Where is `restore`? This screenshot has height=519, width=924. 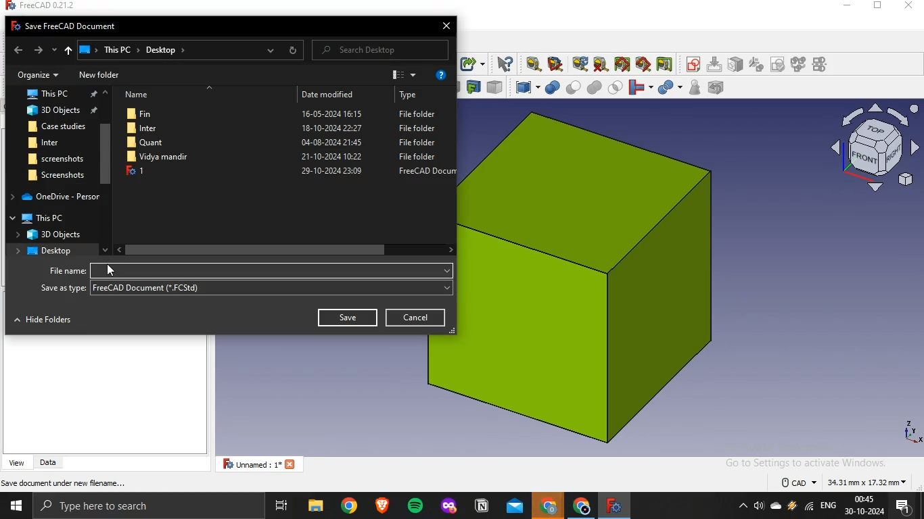 restore is located at coordinates (877, 5).